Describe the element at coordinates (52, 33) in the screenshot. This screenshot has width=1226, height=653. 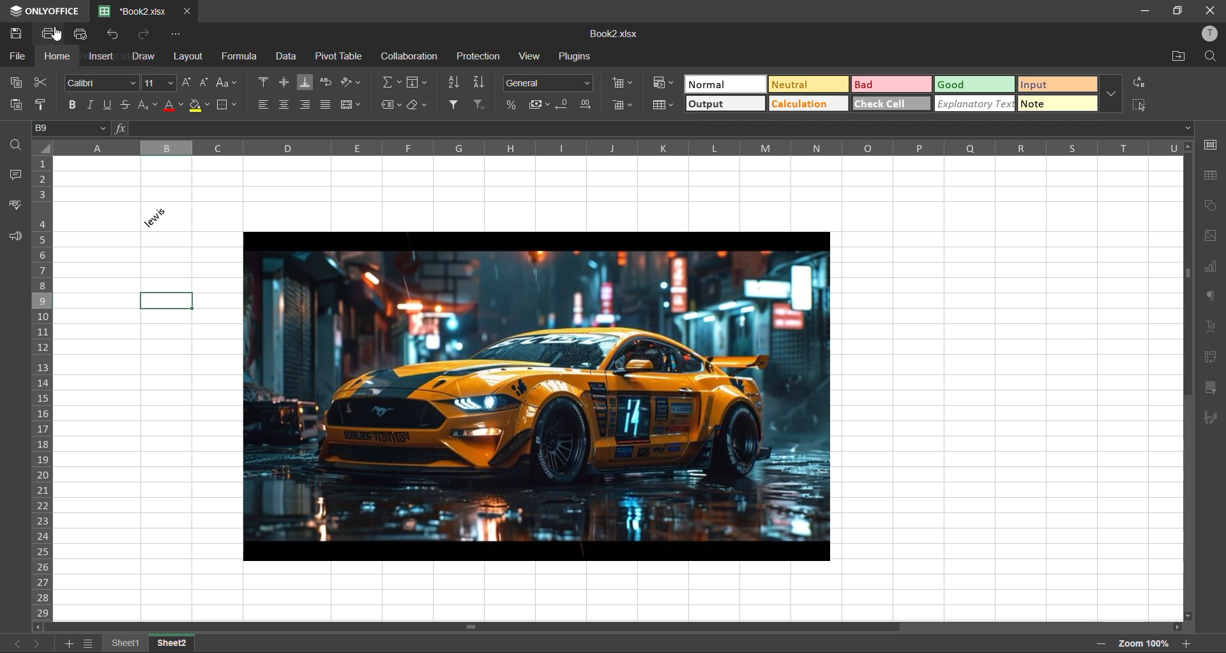
I see `print` at that location.